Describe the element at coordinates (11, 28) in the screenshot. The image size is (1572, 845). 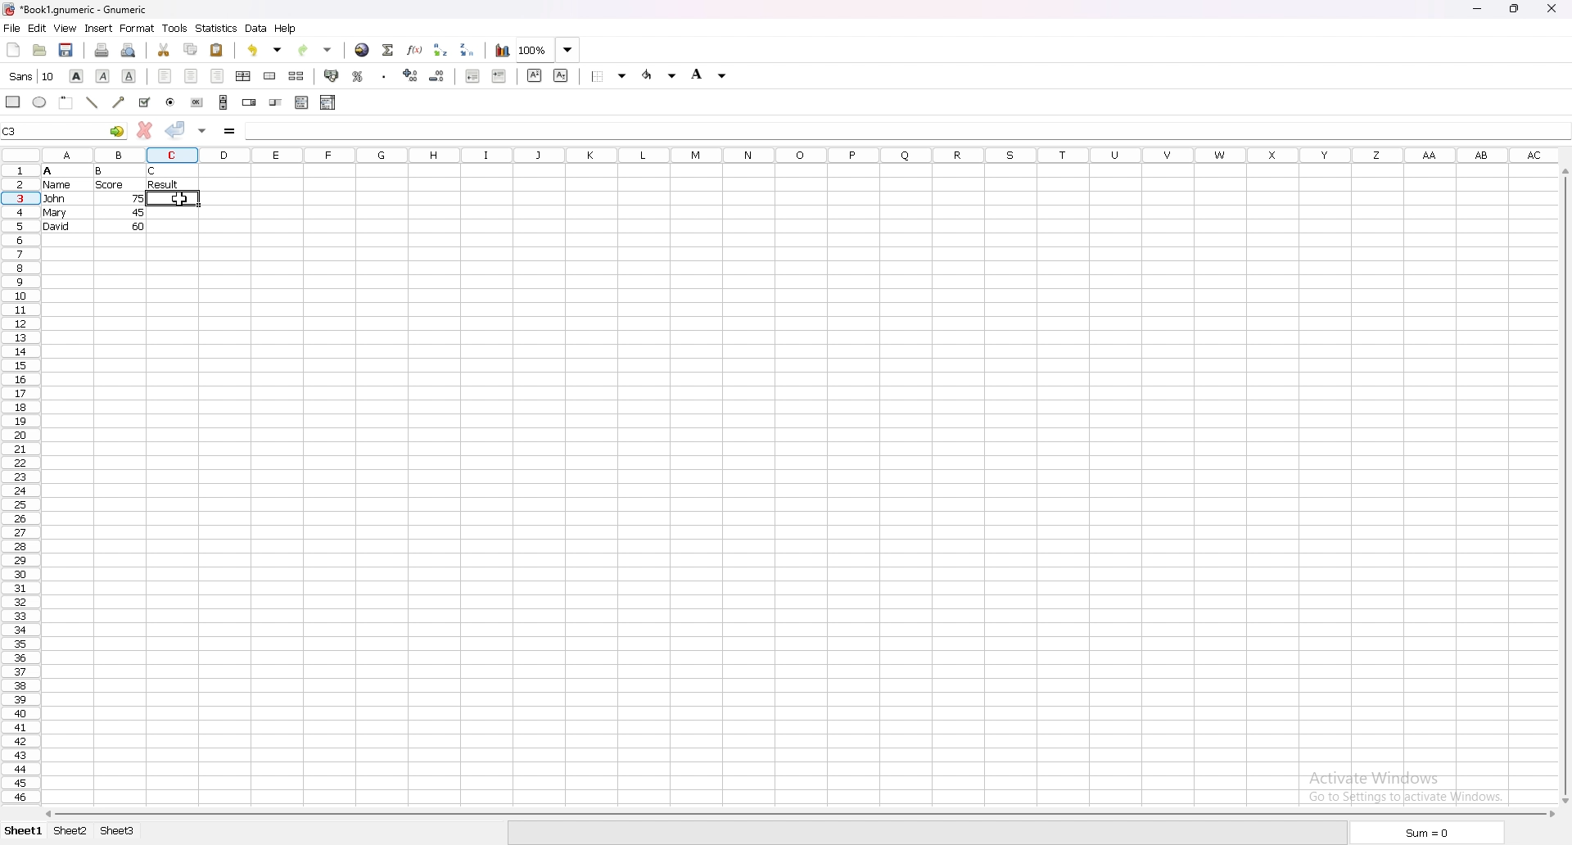
I see `file` at that location.